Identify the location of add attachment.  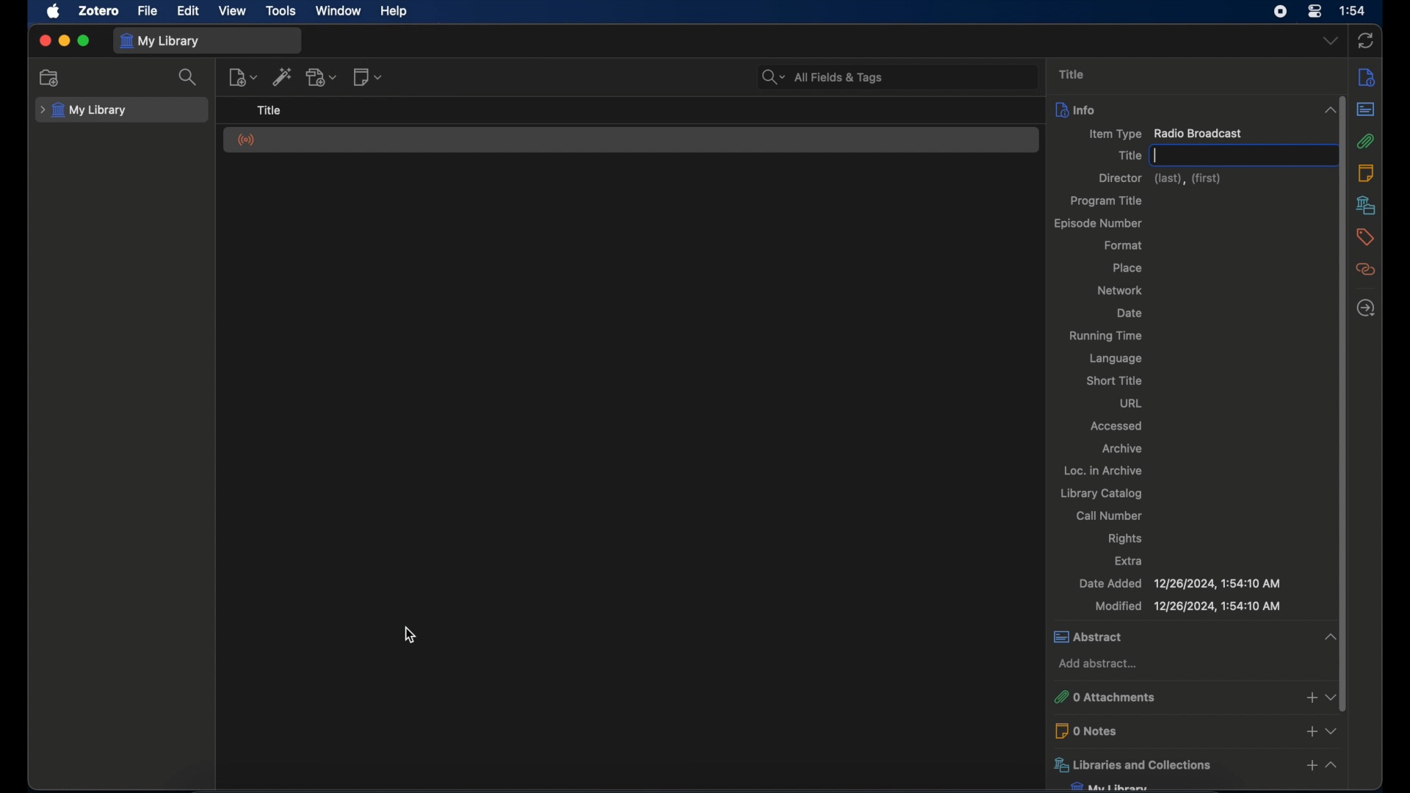
(322, 76).